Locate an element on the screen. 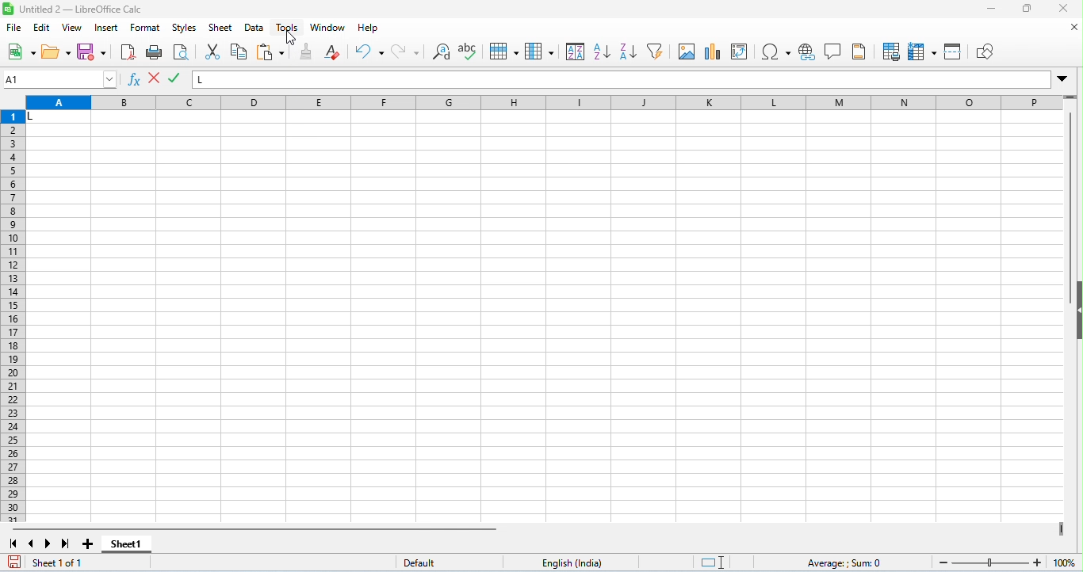 This screenshot has width=1083, height=572. open is located at coordinates (56, 52).